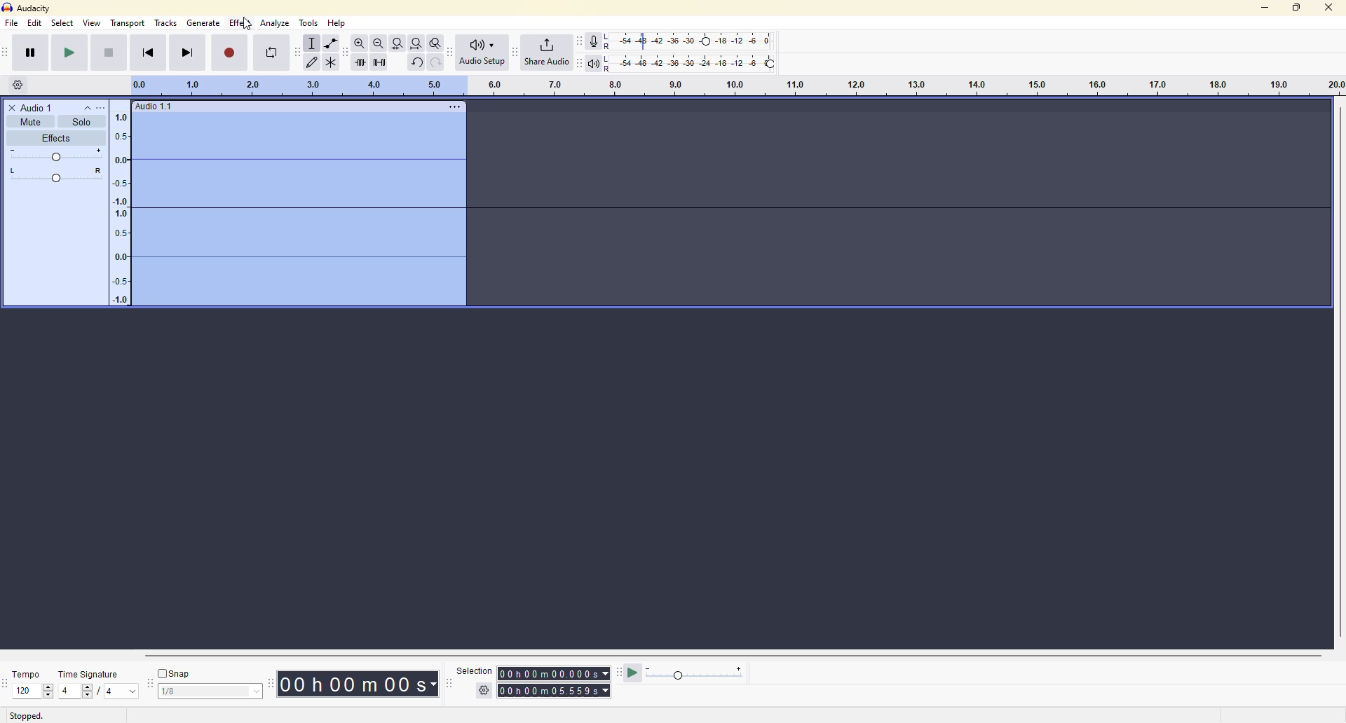 The width and height of the screenshot is (1346, 723). What do you see at coordinates (48, 686) in the screenshot?
I see `up` at bounding box center [48, 686].